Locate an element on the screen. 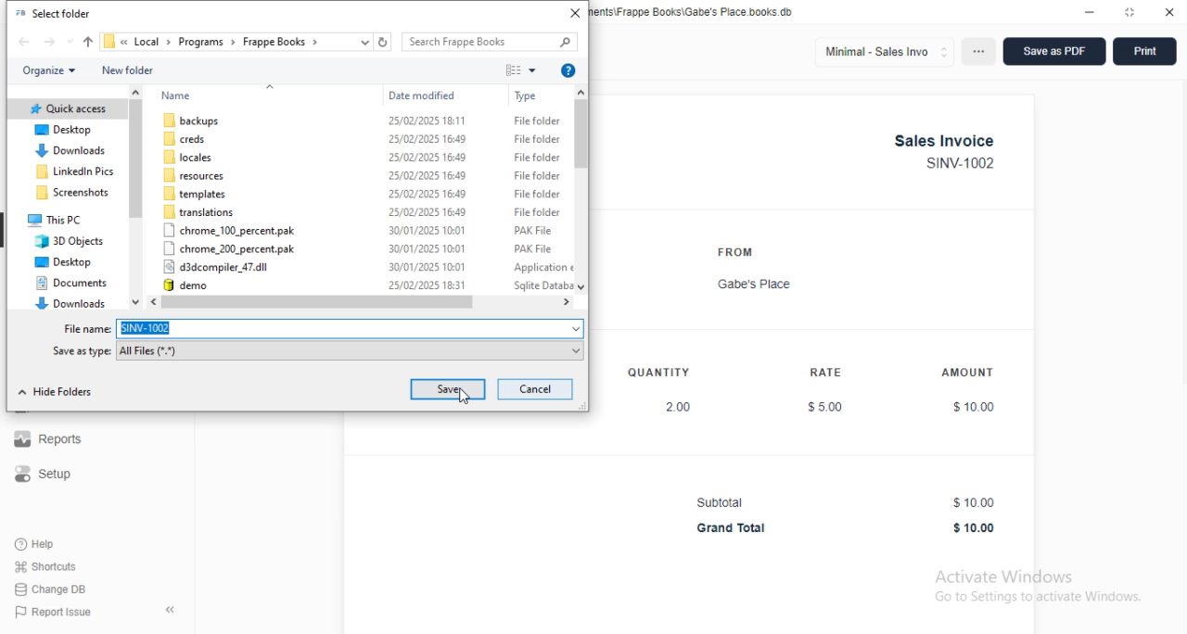  save as PDF is located at coordinates (1054, 51).